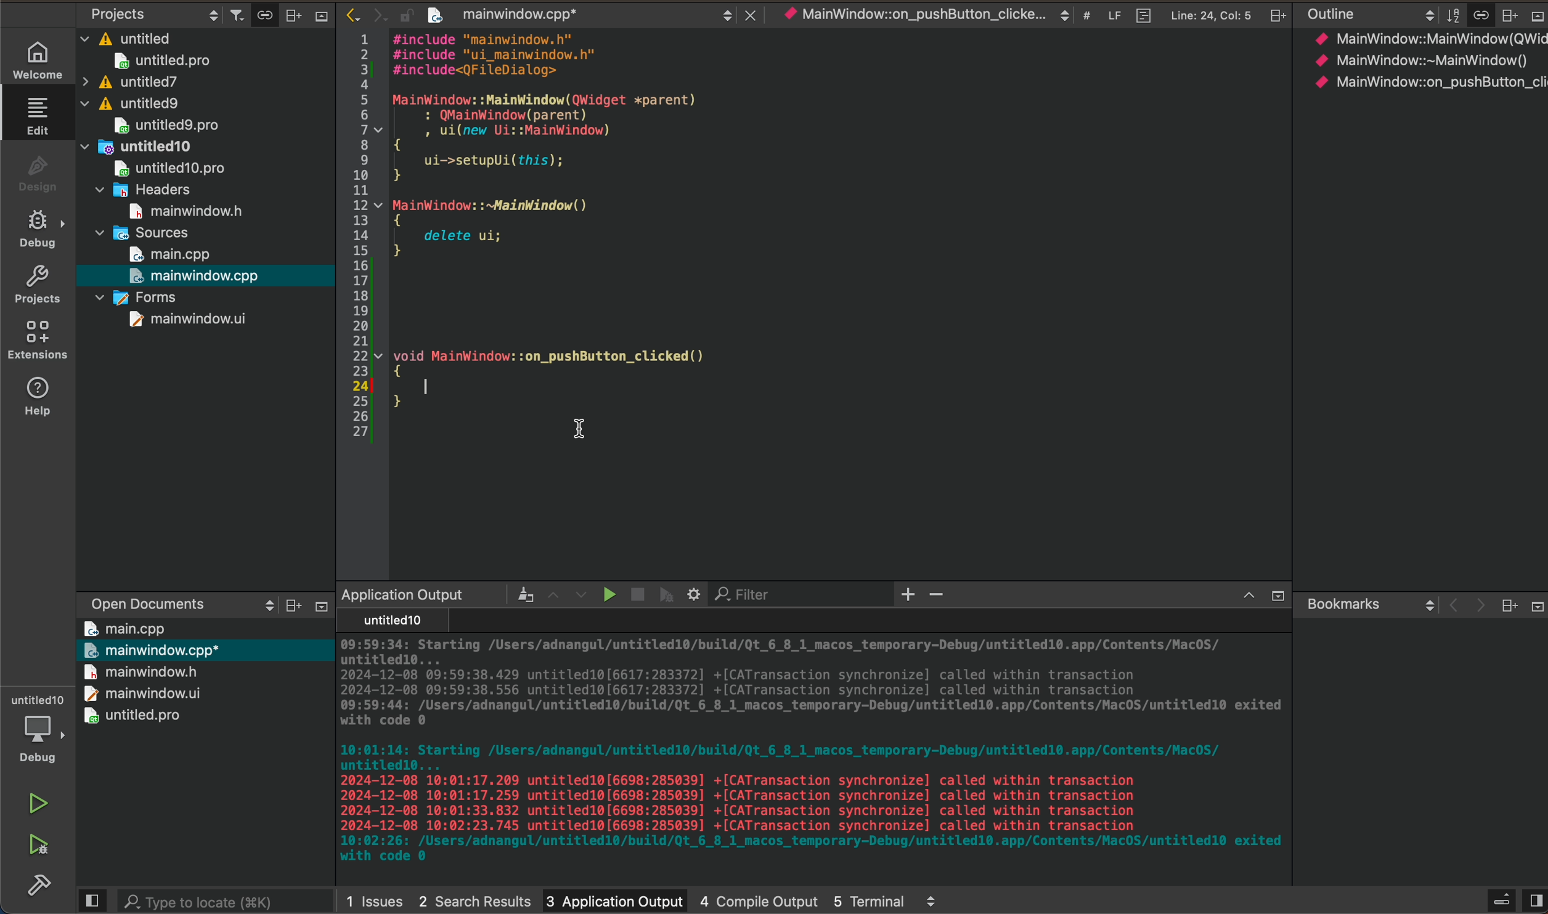 The height and width of the screenshot is (914, 1548). Describe the element at coordinates (725, 13) in the screenshot. I see `Scroll` at that location.